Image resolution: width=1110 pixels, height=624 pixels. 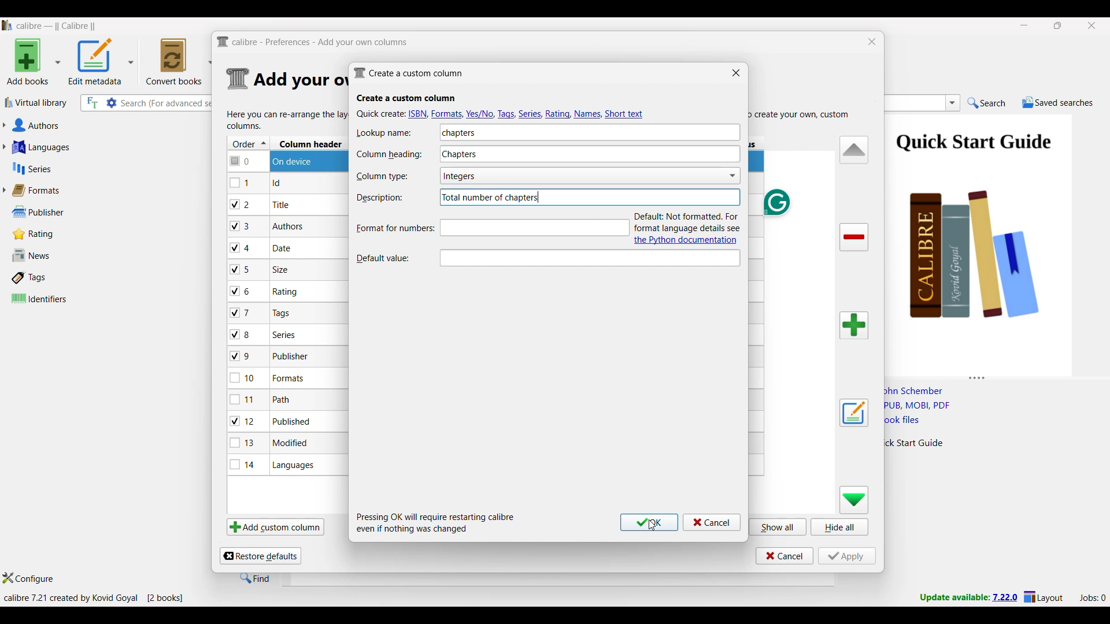 What do you see at coordinates (34, 61) in the screenshot?
I see `Add book options` at bounding box center [34, 61].